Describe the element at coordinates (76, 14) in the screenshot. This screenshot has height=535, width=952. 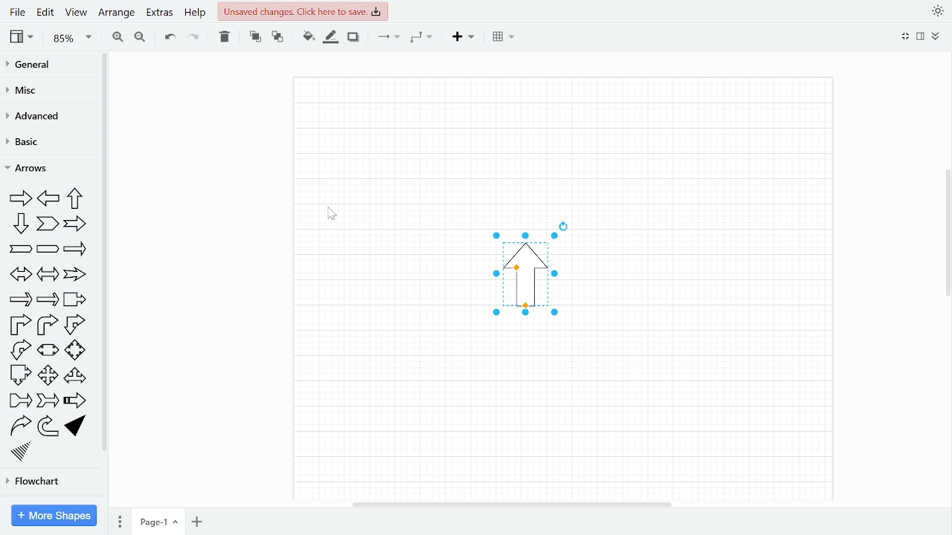
I see `View` at that location.